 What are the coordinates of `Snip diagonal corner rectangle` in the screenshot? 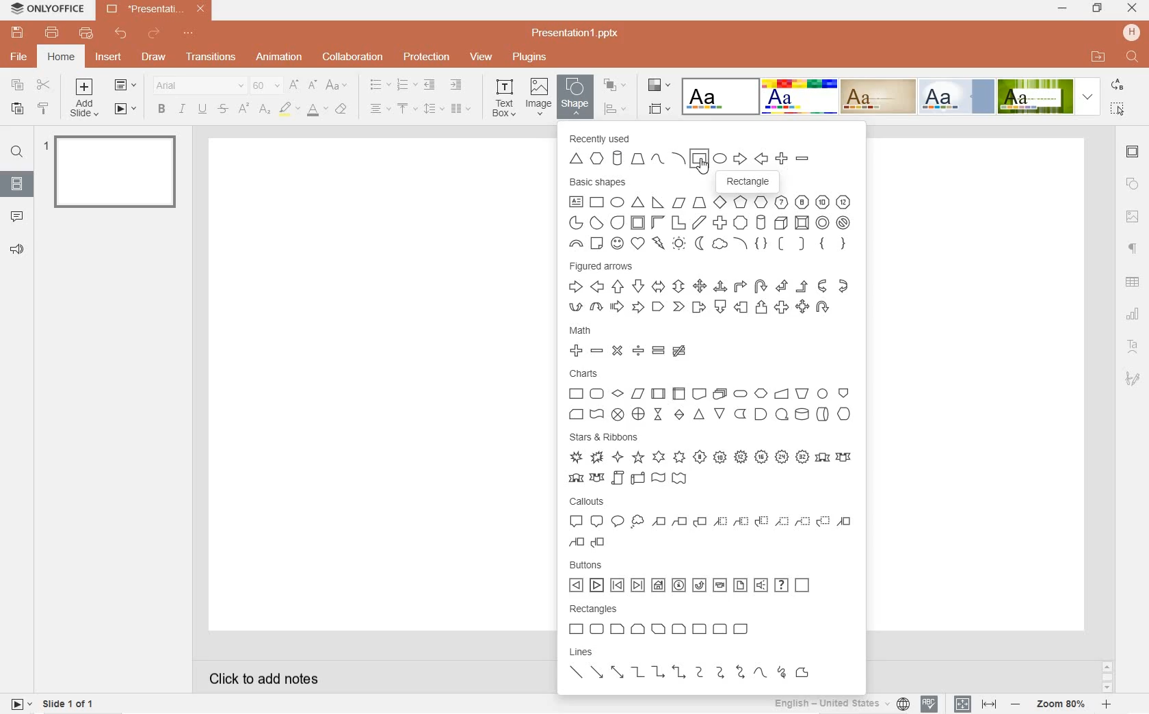 It's located at (658, 631).